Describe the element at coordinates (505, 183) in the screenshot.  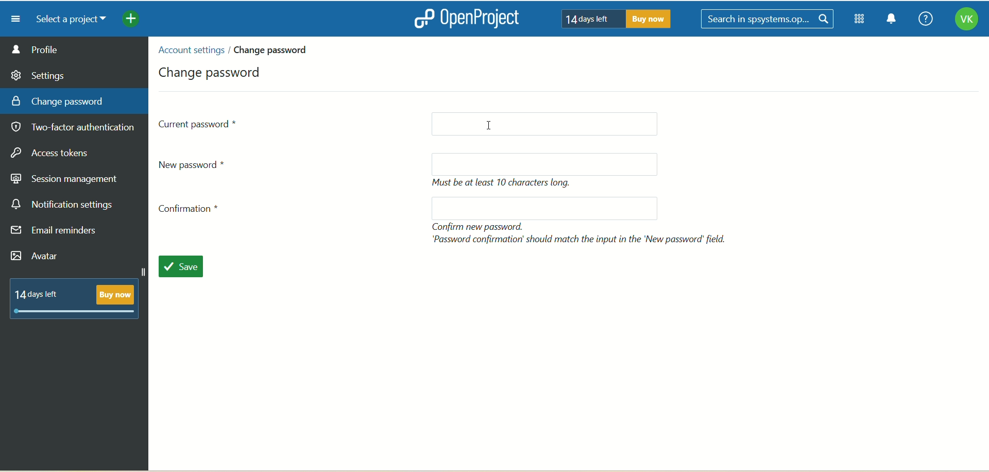
I see `text` at that location.